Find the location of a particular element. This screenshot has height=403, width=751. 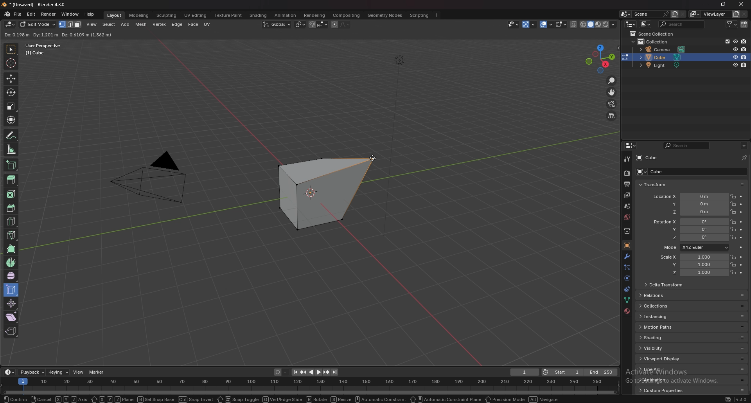

marker is located at coordinates (97, 372).